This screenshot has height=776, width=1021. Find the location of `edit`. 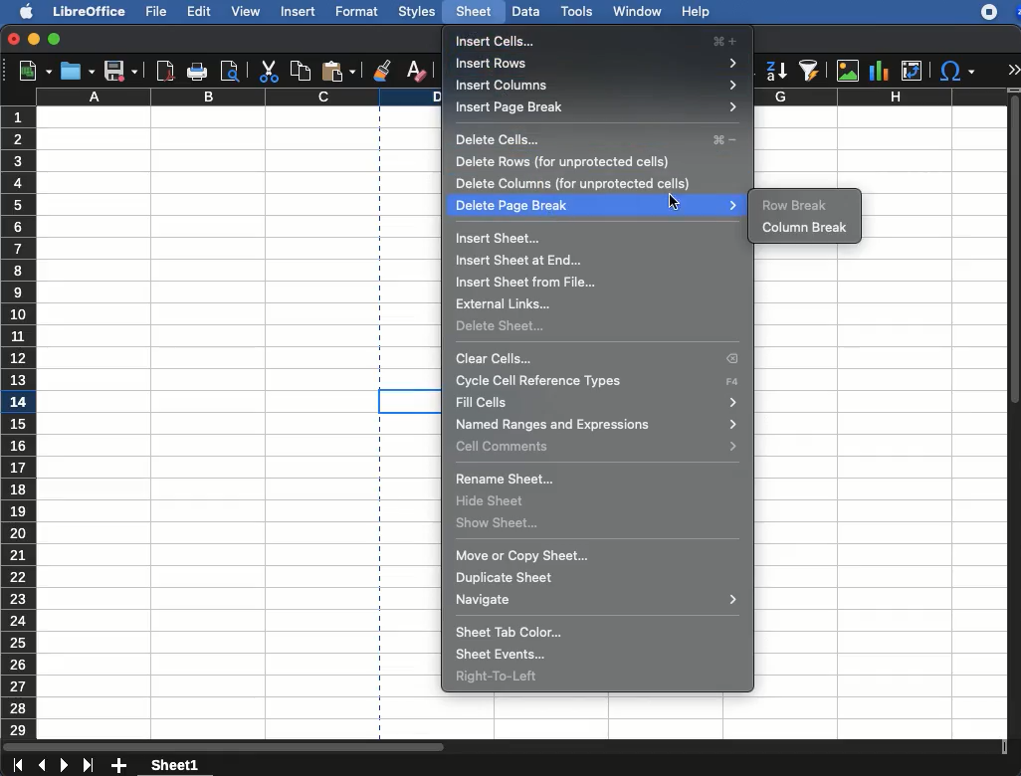

edit is located at coordinates (198, 12).